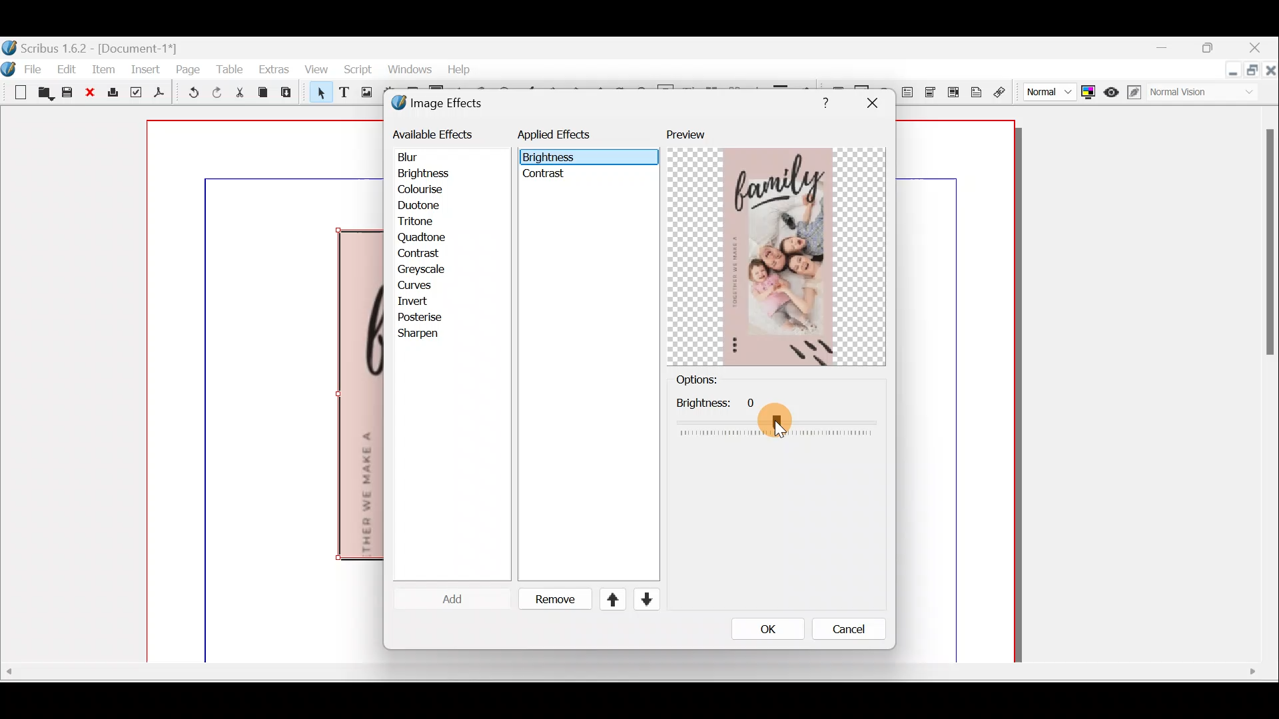  What do you see at coordinates (459, 68) in the screenshot?
I see `Help` at bounding box center [459, 68].